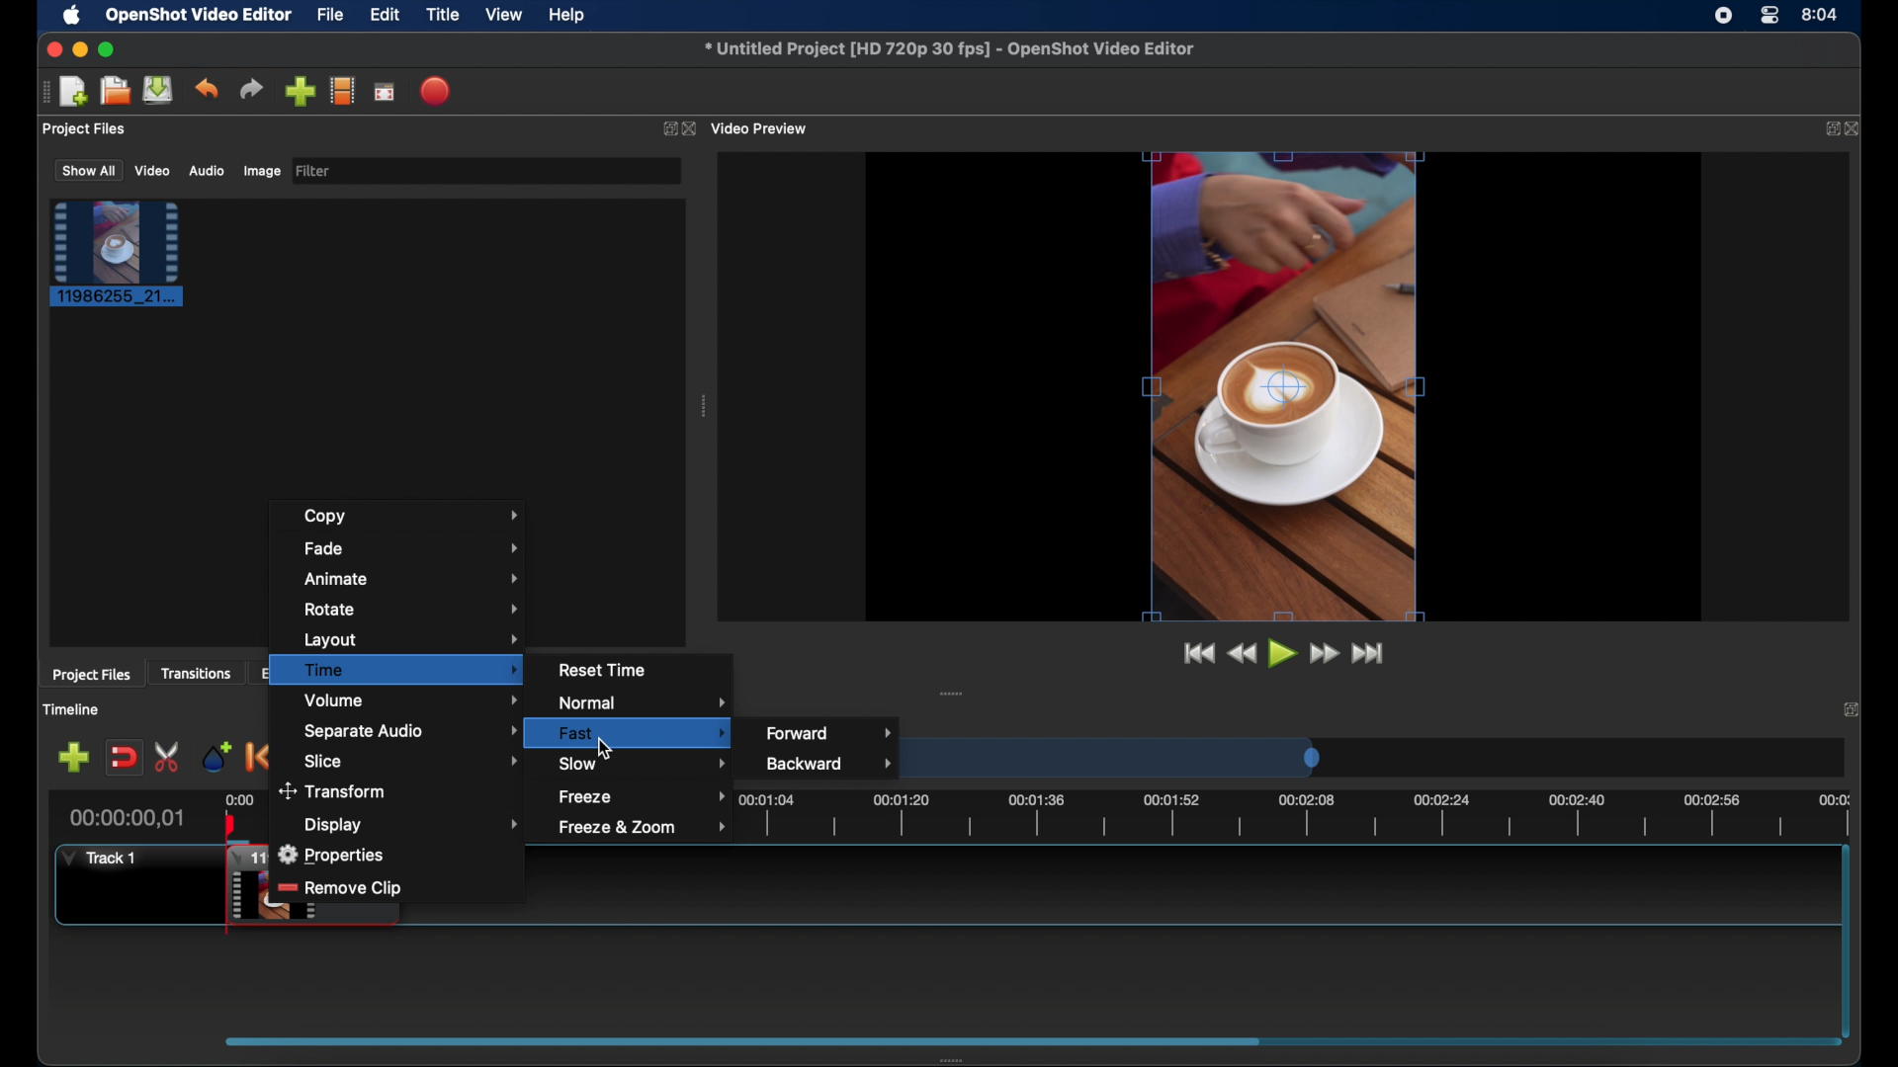  What do you see at coordinates (643, 763) in the screenshot?
I see `slow menu` at bounding box center [643, 763].